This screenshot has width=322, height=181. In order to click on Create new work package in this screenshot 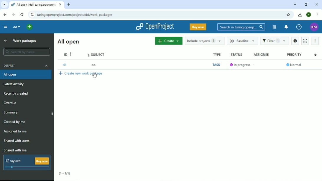, I will do `click(82, 74)`.